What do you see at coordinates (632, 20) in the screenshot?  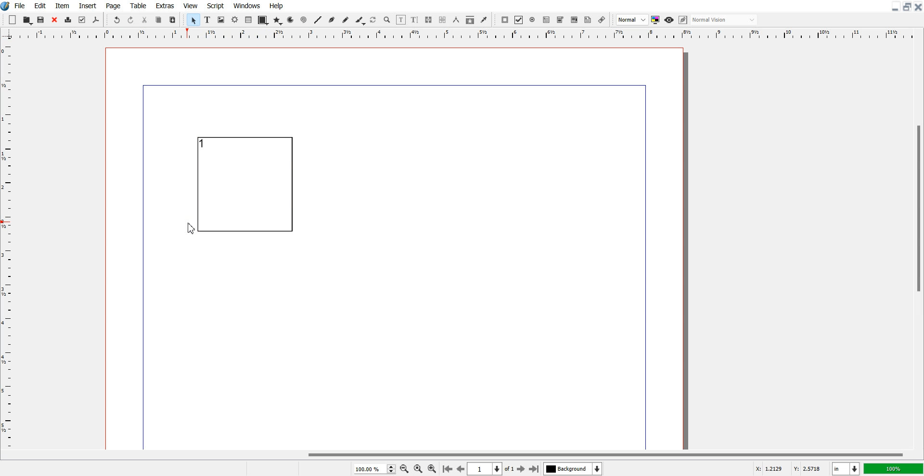 I see `Select Image Preview quality` at bounding box center [632, 20].